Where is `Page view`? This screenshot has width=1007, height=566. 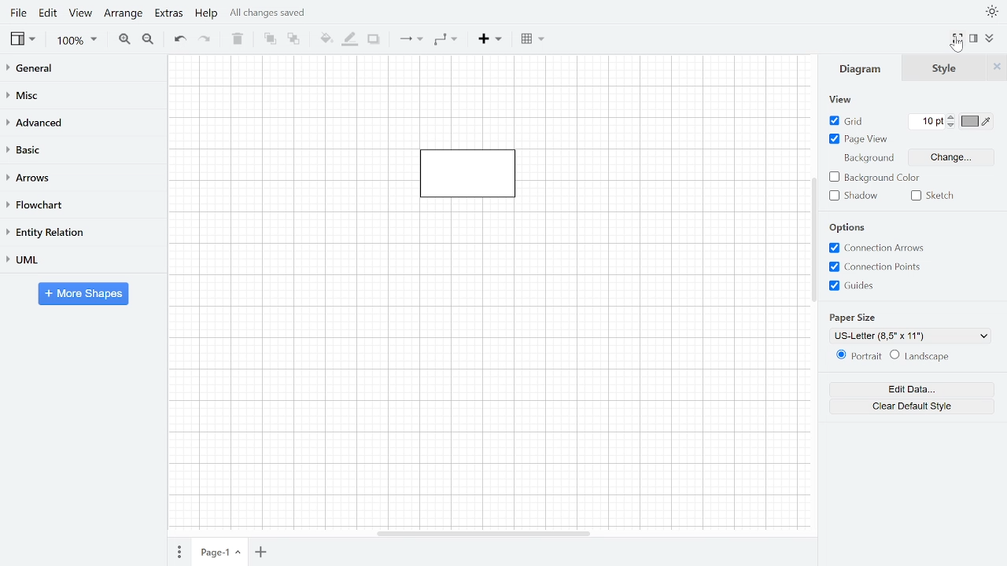
Page view is located at coordinates (861, 140).